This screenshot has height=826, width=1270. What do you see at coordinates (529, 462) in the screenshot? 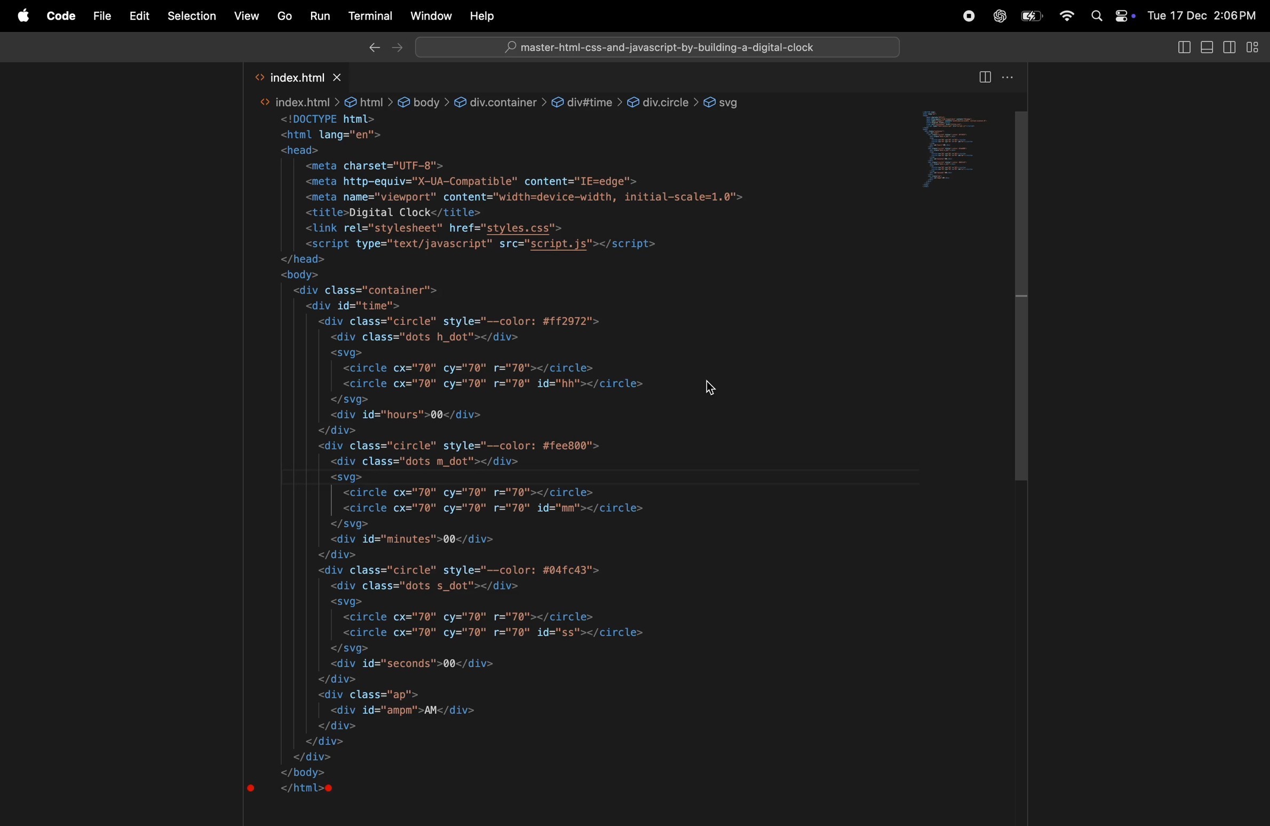
I see `<!DOCTYPE html><html lang="en"><head><meta charset="UTF-8"><meta http-equiv="X-UA-Compatible" content="IE=edge'><meta name="viewport" content="width=device-width, initial-scale=1.0"><title>Digital Clock</title><link rel="stylesheet" href="styles.css"><script type="text/javascript" src="script.js"></script></head><body><div class="container"><div id="time"><div class="circle" style="--color: #ff2972"><div class="dots h_dot"></div><svg><circle cx="70" cy="70" r="70"></circle><circle cx="70" cy="70" r="70" id="hh"></circle> NS</svg><div id="hours">00</div></div><div class="circle" style="--color: #fee800"><div class="dots m_dot"></div><svg><circle cx="70" cy="70" r="70"></circle><circle cx="70" cy="70" r="70" id="mm"></circle></svg><div id="minutes">00</div></div><div class="circle" style="--color: #04fc43"><div class="dots s_dot"></div><svg><circle cx="70" cy="70" r="70"></circle><circle cx="70" cy="70" r="70" id="ss"></circle></svg><div id="seconds">00</div></div><div class="ap"><div id="ampm">AM</div></div></div></div></body></html>` at bounding box center [529, 462].